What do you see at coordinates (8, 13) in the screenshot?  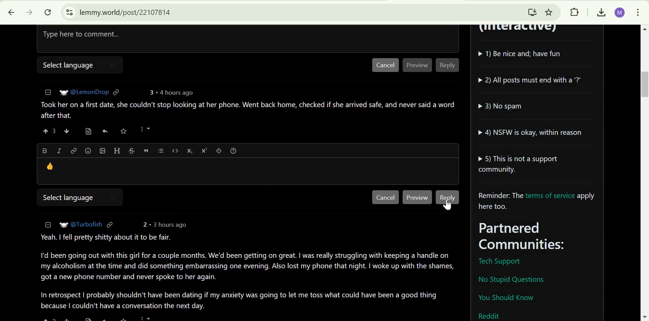 I see `Click to go back, hold to see history` at bounding box center [8, 13].